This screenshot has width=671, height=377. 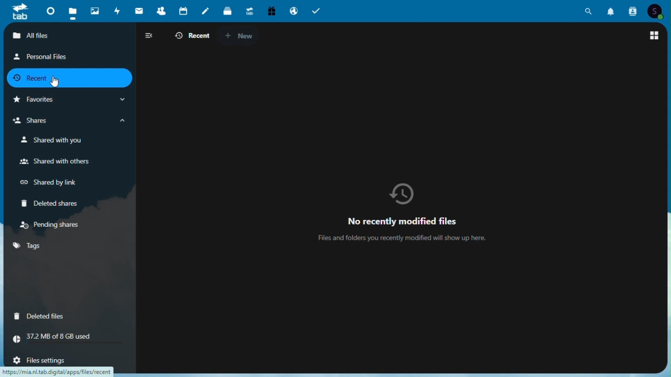 What do you see at coordinates (205, 12) in the screenshot?
I see `notes` at bounding box center [205, 12].